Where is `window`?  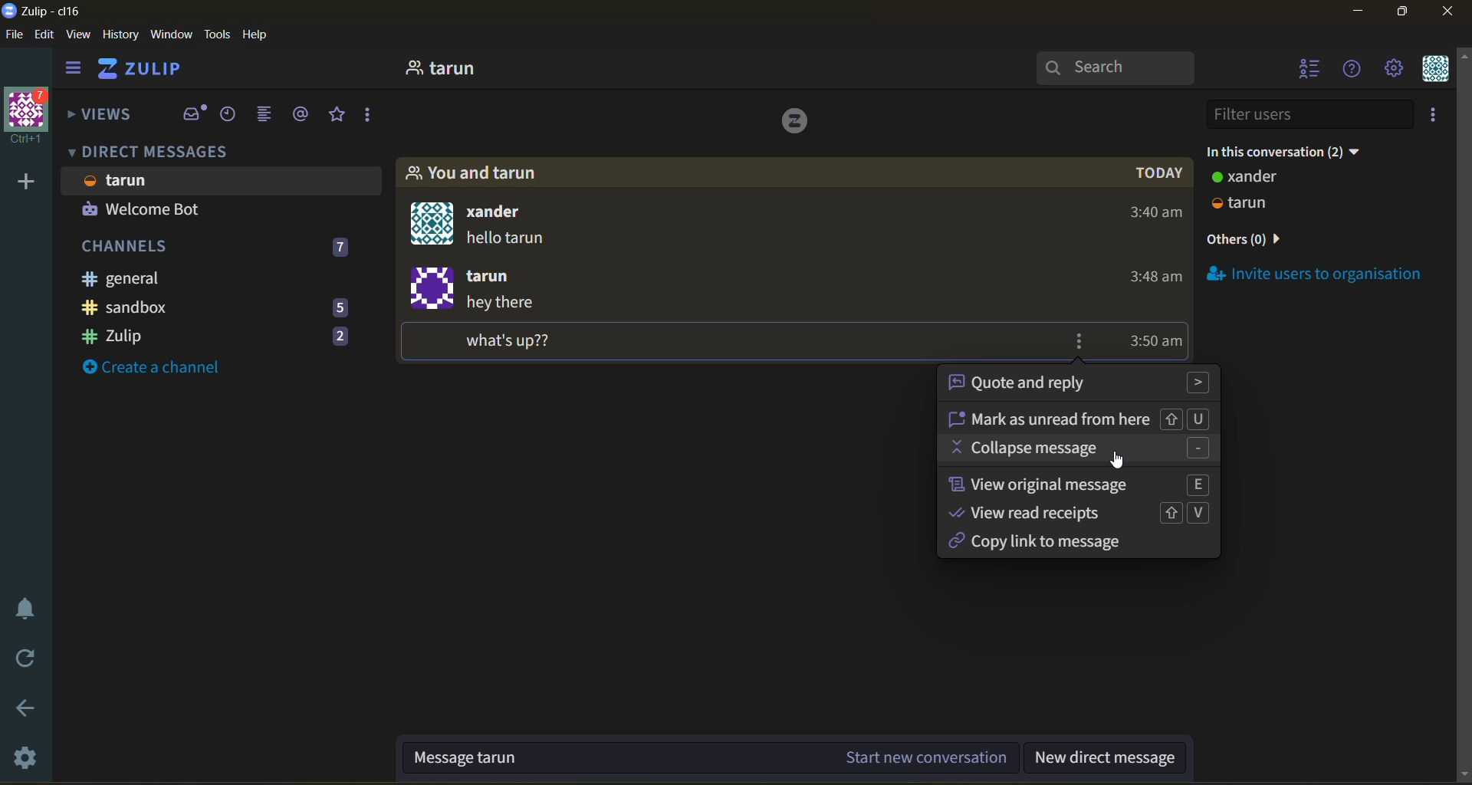 window is located at coordinates (173, 37).